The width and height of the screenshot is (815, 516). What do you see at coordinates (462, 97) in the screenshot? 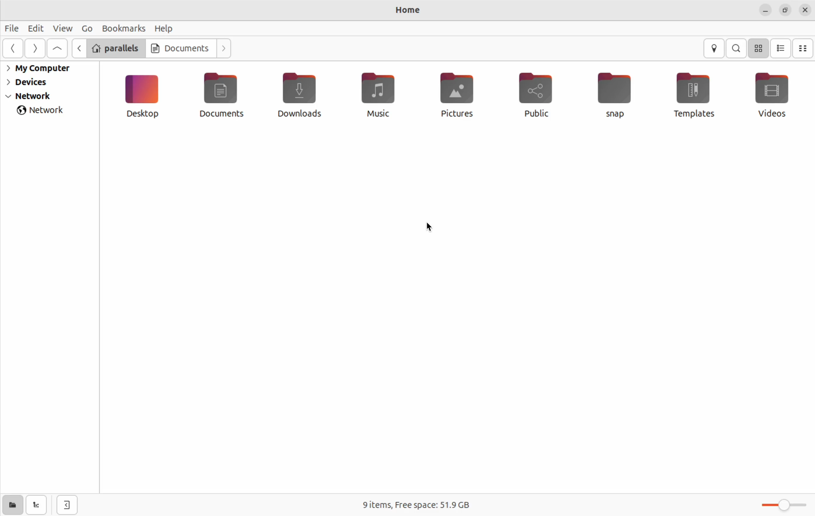
I see `pictures file` at bounding box center [462, 97].